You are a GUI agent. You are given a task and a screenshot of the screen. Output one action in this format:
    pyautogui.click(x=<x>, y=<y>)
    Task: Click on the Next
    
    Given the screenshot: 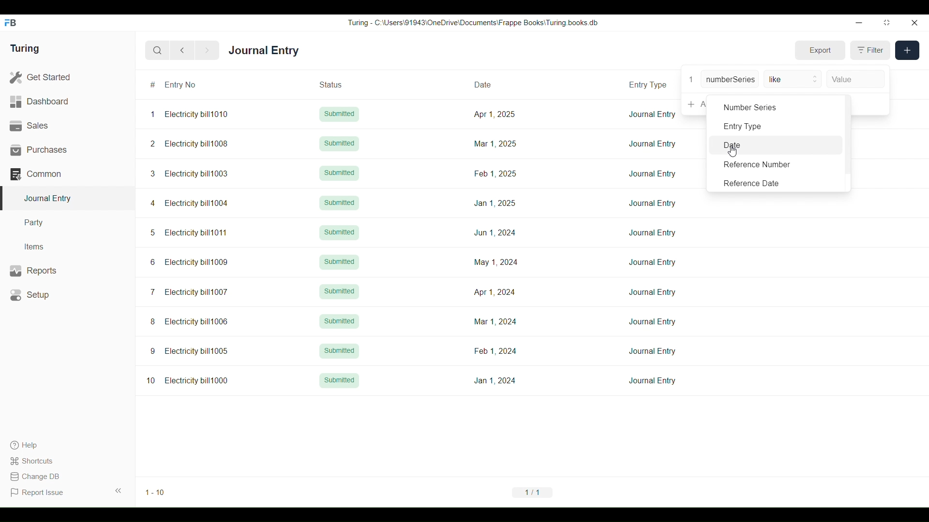 What is the action you would take?
    pyautogui.click(x=207, y=51)
    